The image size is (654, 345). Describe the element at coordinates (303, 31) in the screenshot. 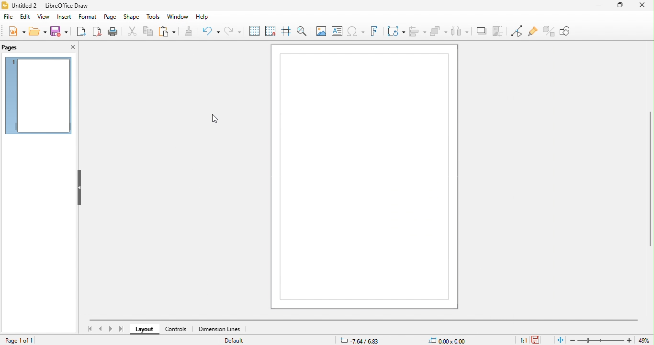

I see `zoom and pan` at that location.